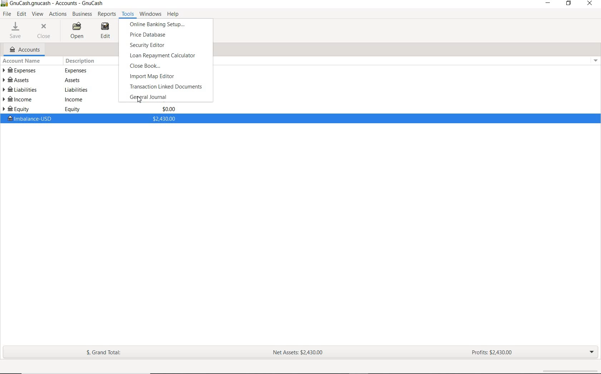 The image size is (601, 374). Describe the element at coordinates (591, 354) in the screenshot. I see `EXPAND` at that location.